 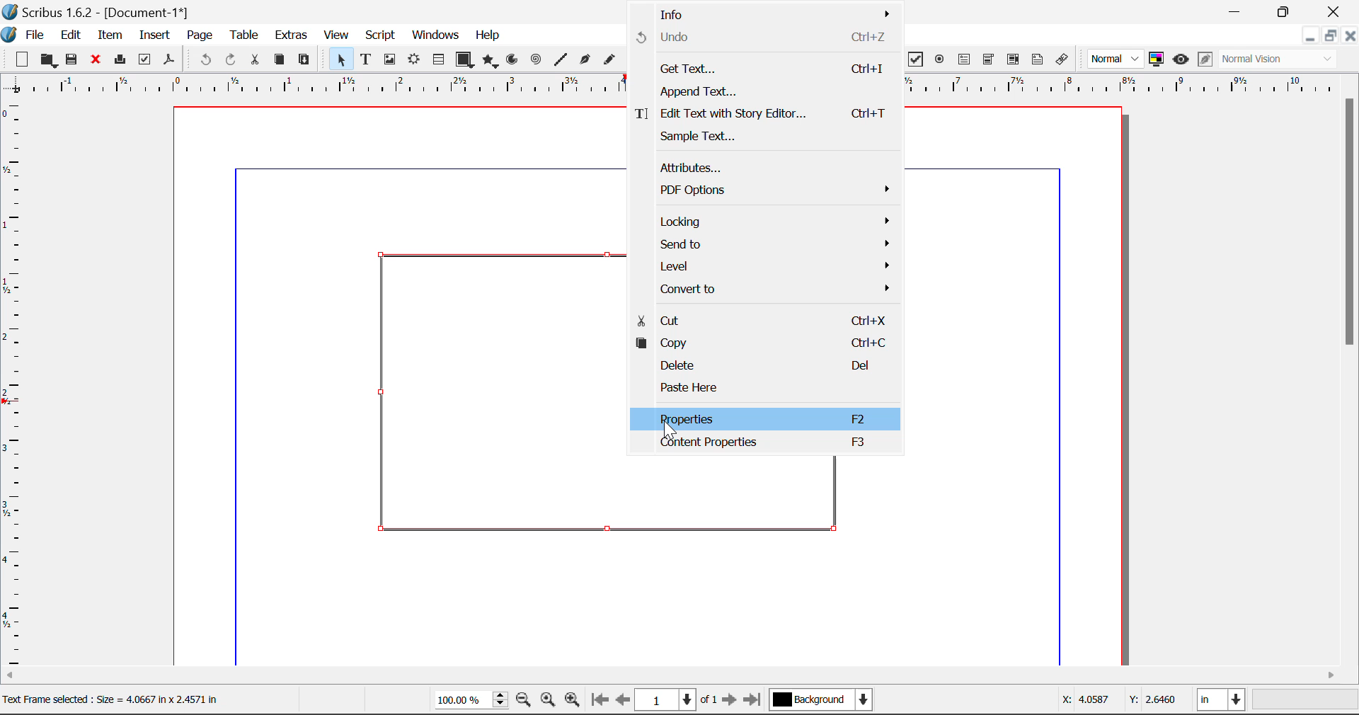 I want to click on Pdf Listbox, so click(x=1011, y=59).